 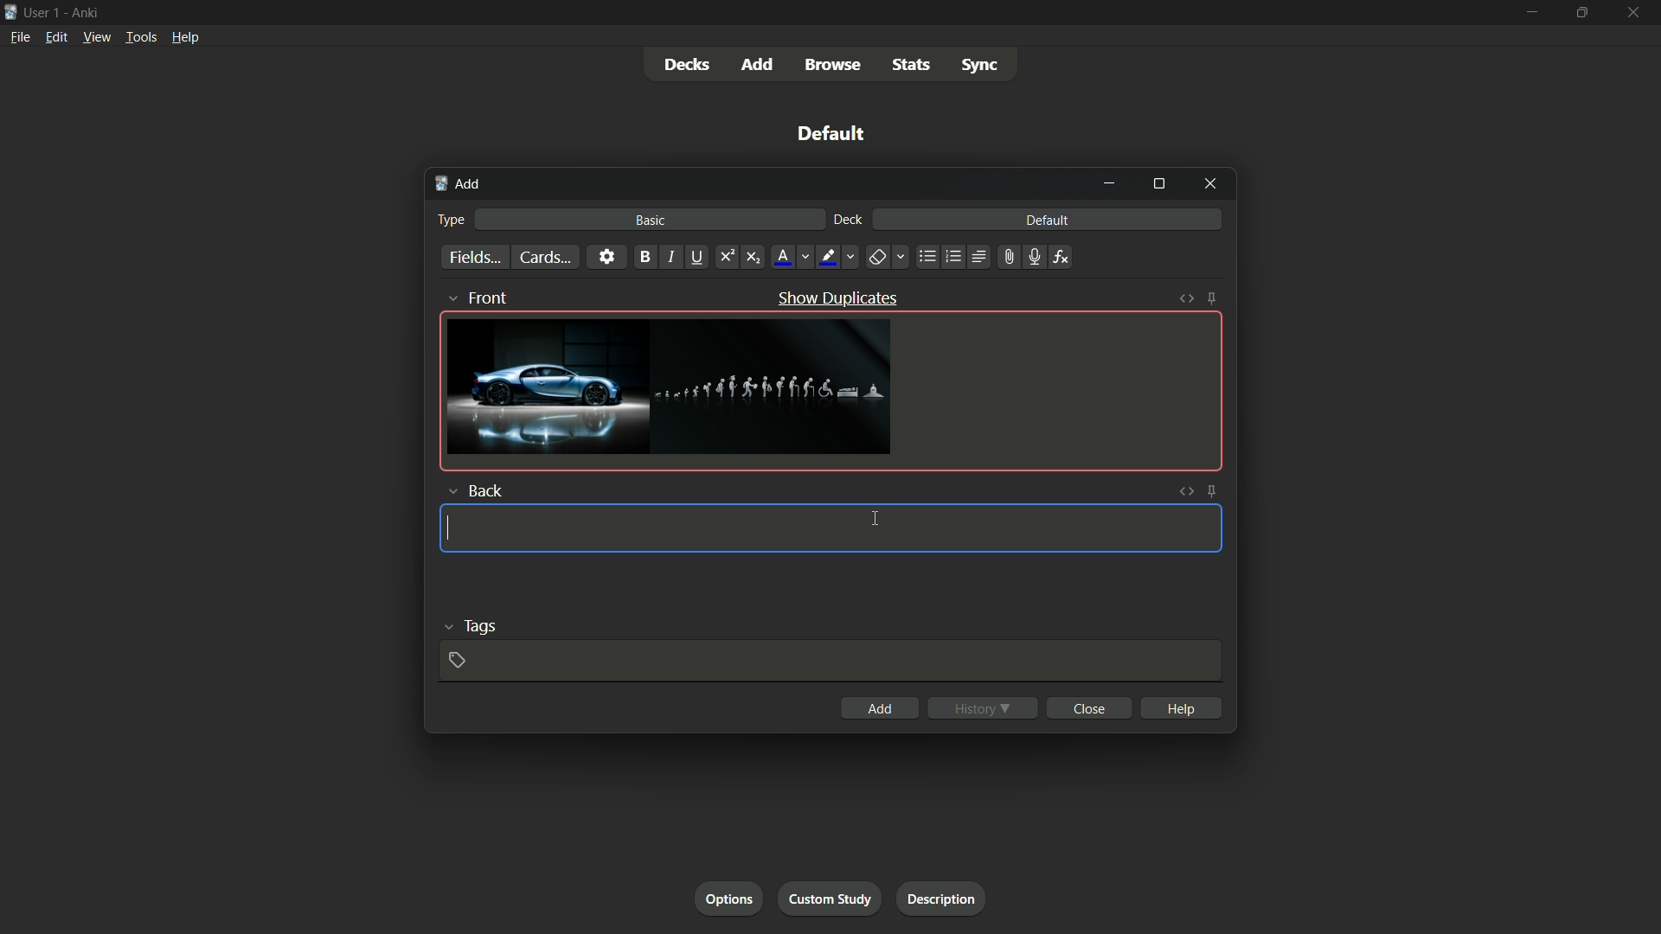 What do you see at coordinates (1158, 185) in the screenshot?
I see `maximize` at bounding box center [1158, 185].